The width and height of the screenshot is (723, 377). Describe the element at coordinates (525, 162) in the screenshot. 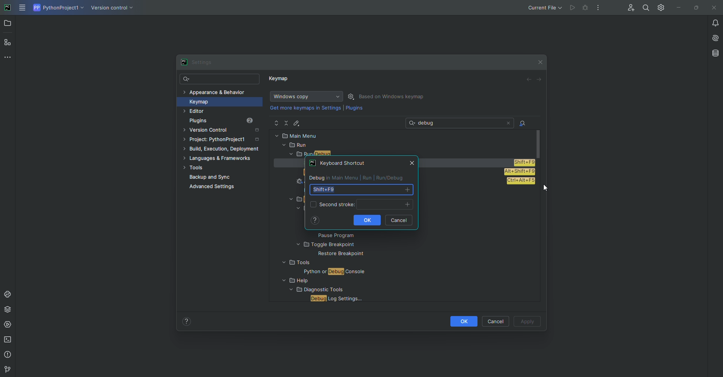

I see `shortcut` at that location.